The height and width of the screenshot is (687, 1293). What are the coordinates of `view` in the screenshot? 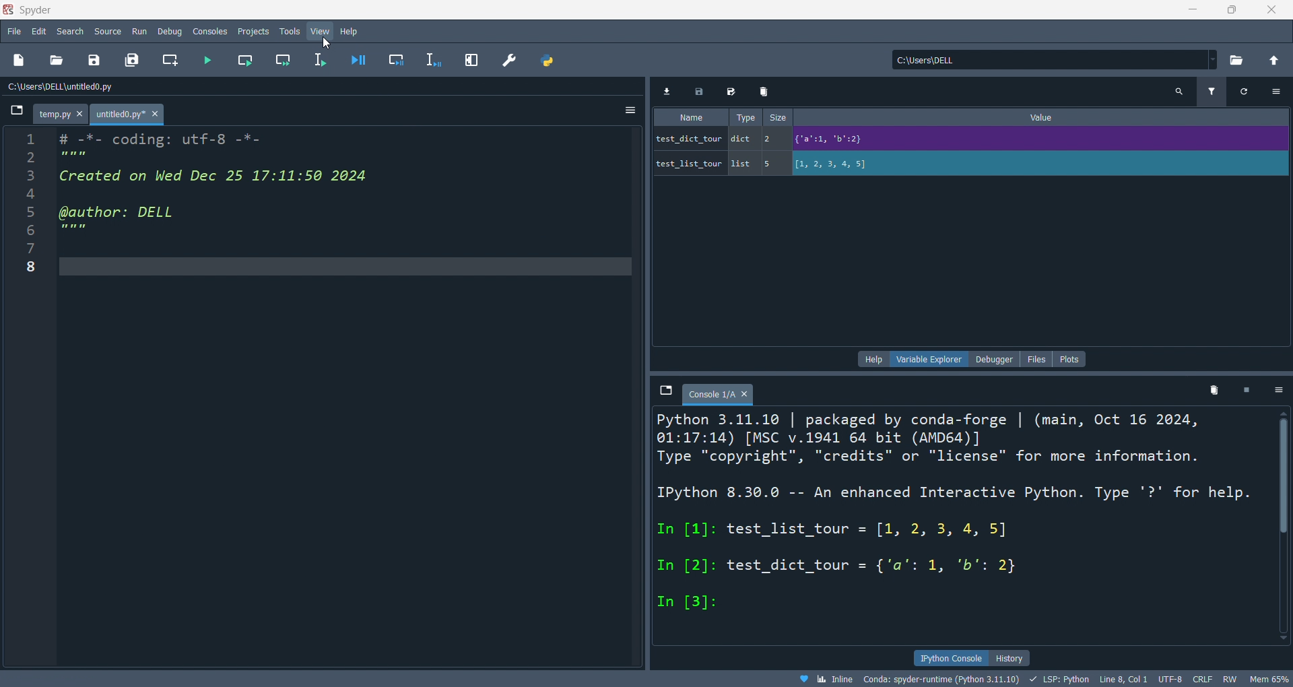 It's located at (321, 32).